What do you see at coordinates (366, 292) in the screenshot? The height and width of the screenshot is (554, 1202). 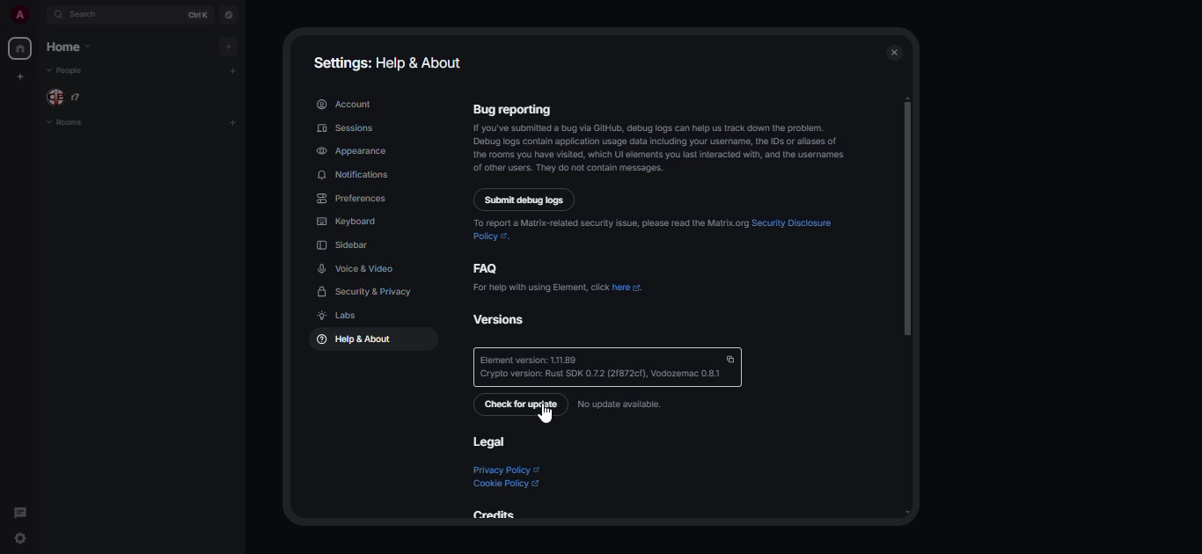 I see `security & privacy` at bounding box center [366, 292].